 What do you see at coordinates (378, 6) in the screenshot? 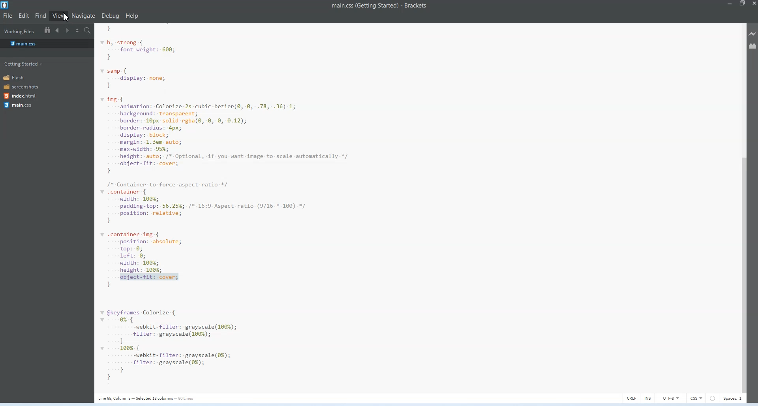
I see `main.css (Getting Started) - Brackets` at bounding box center [378, 6].